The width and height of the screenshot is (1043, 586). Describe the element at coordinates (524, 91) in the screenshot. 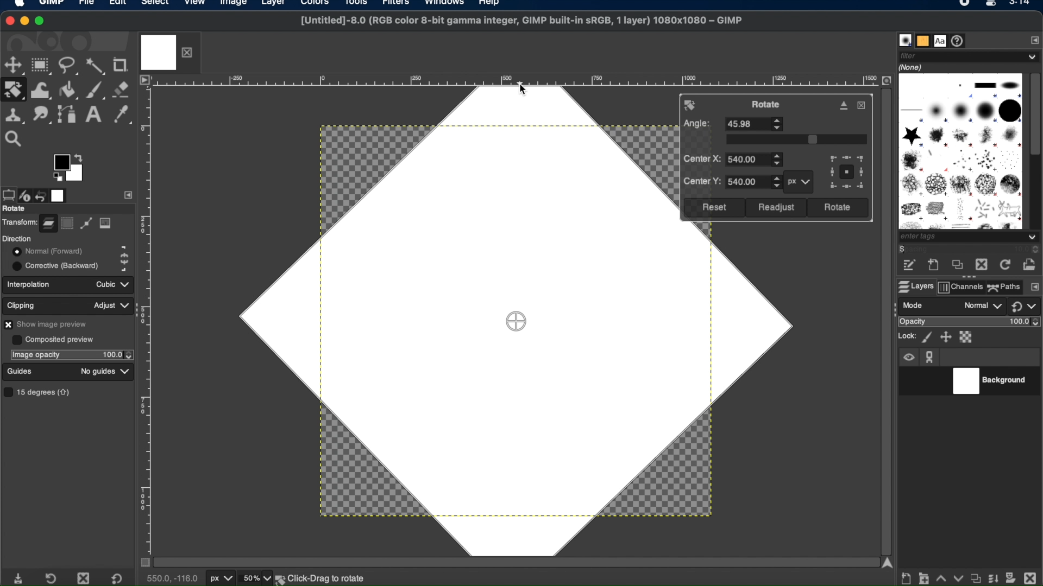

I see `cursor` at that location.